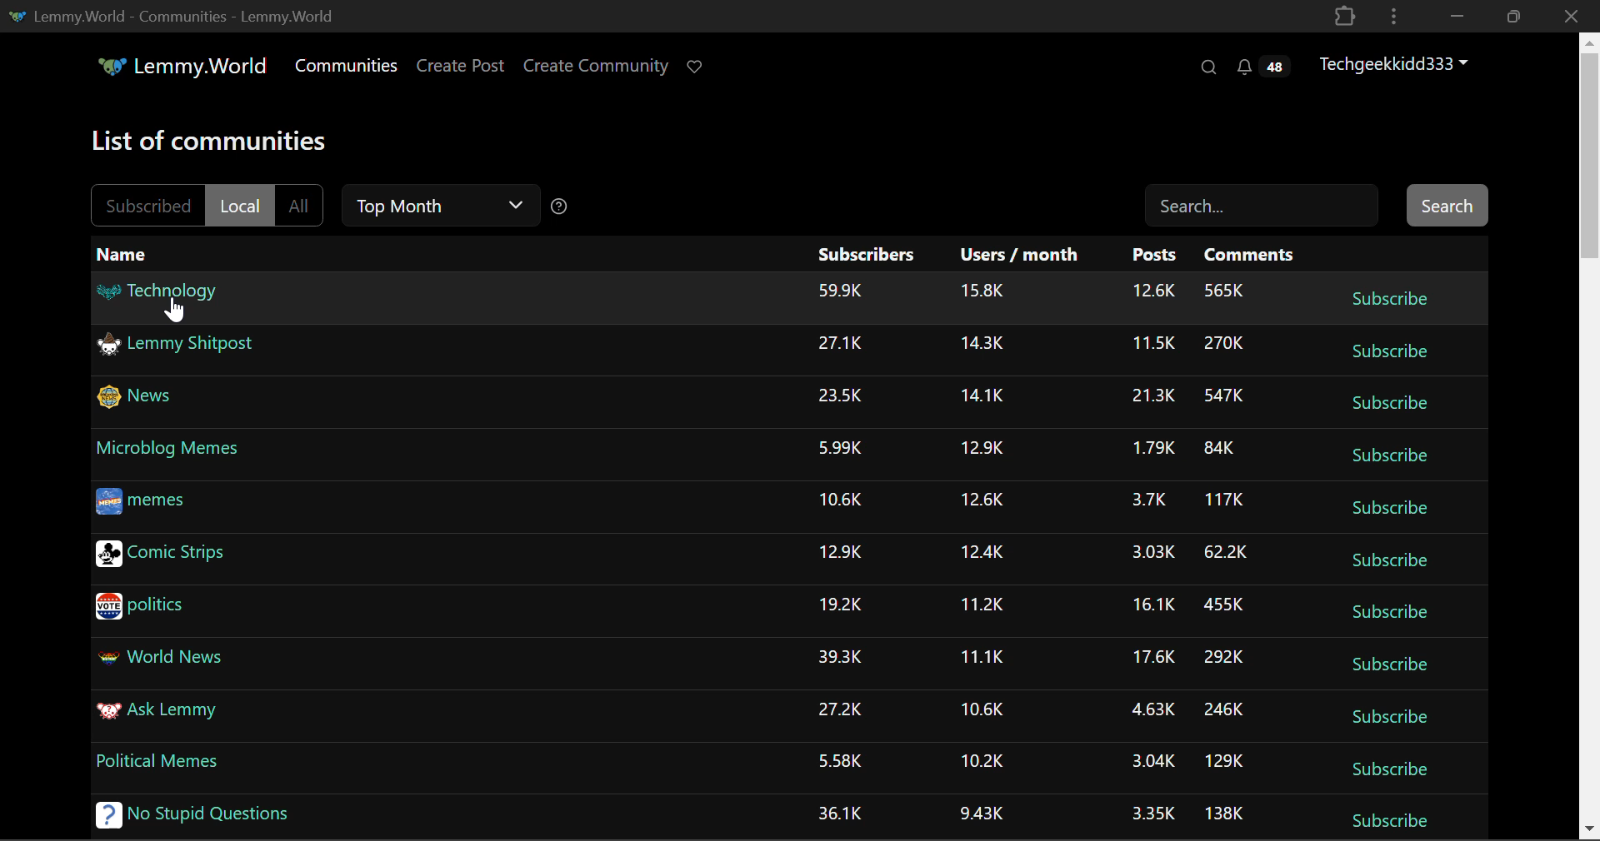 This screenshot has height=841, width=1600. What do you see at coordinates (1151, 398) in the screenshot?
I see `Amount ` at bounding box center [1151, 398].